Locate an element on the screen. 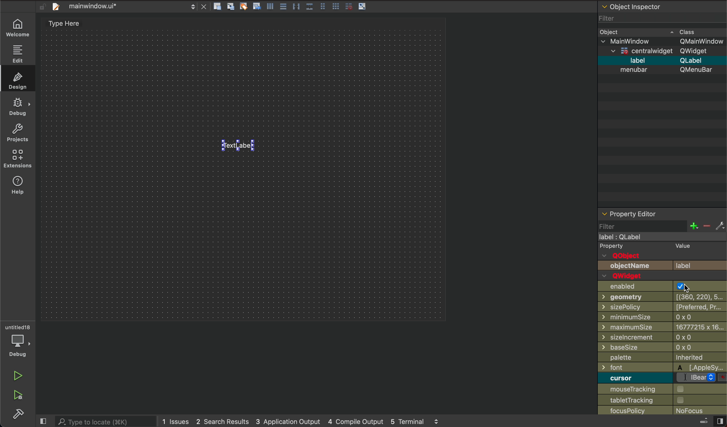  centrawidget is located at coordinates (640, 50).